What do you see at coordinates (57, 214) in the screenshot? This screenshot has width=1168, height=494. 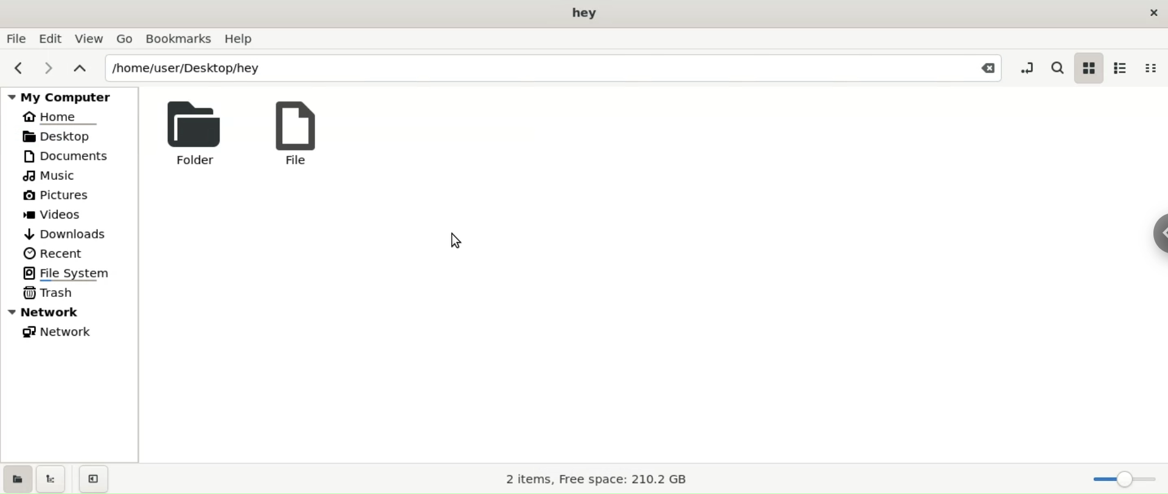 I see `videos` at bounding box center [57, 214].